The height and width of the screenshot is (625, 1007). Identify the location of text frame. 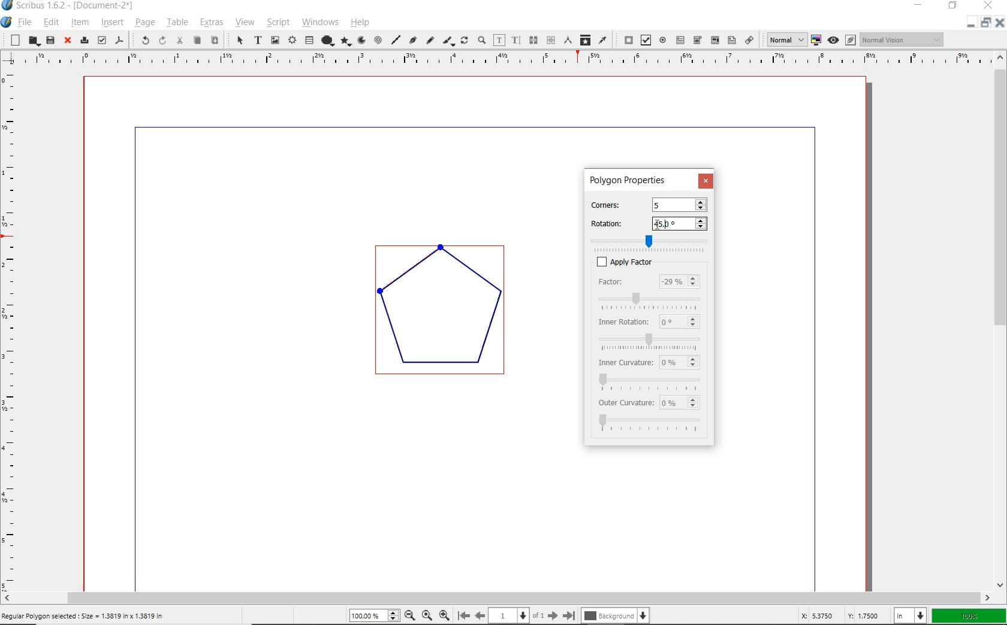
(258, 41).